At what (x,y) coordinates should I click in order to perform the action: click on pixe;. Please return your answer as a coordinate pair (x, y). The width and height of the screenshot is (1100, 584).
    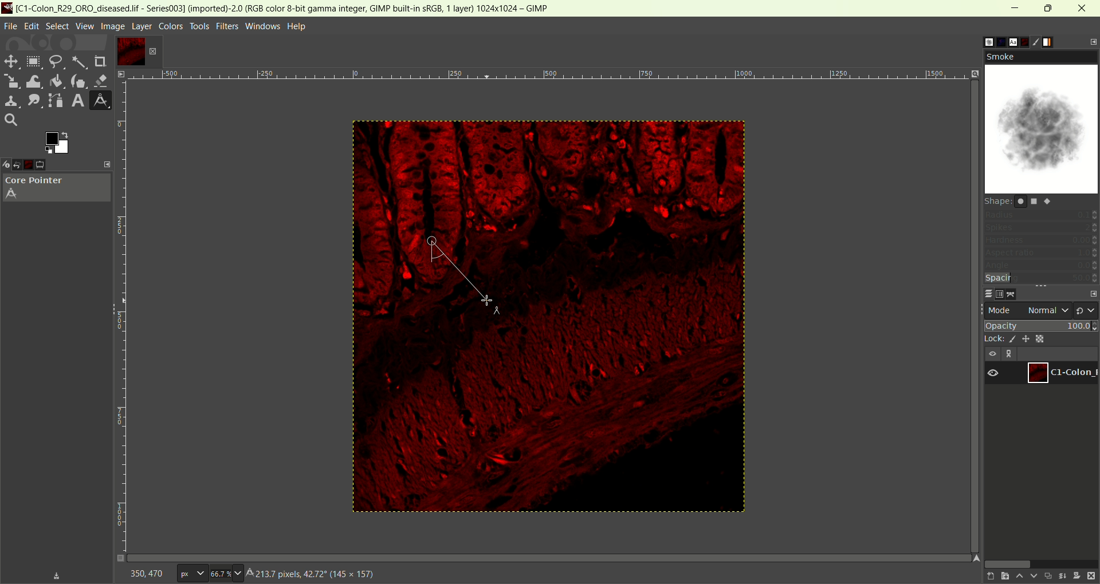
    Looking at the image, I should click on (190, 574).